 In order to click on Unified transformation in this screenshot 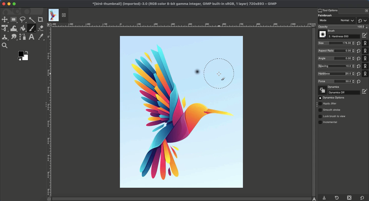, I will do `click(5, 28)`.